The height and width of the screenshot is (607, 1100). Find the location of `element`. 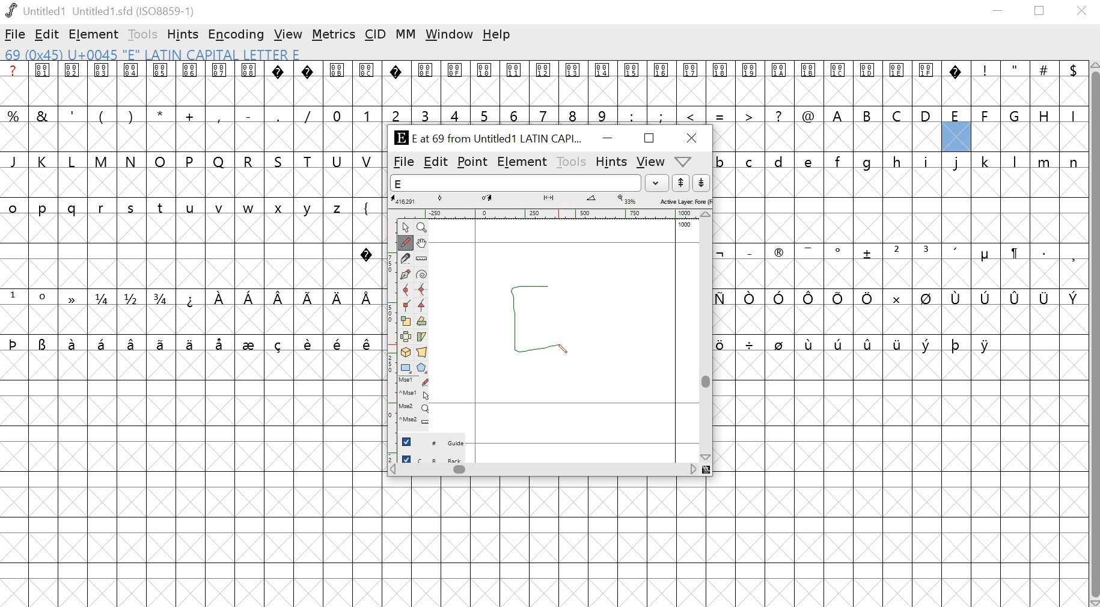

element is located at coordinates (91, 34).